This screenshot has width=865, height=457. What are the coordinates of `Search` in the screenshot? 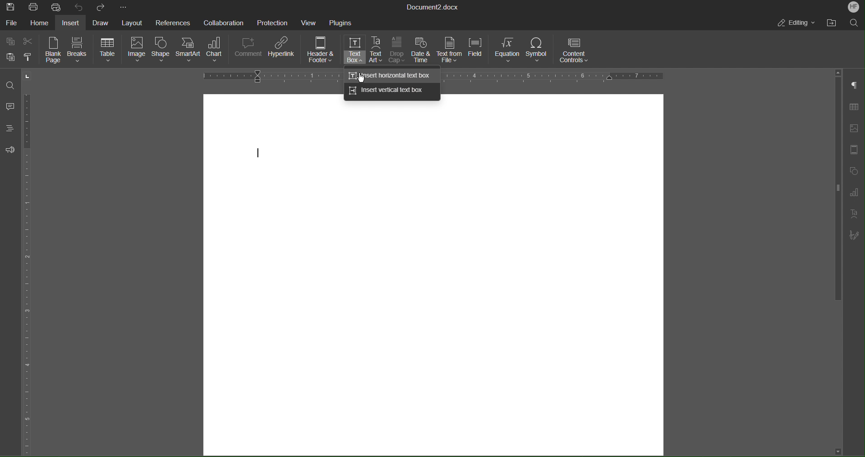 It's located at (854, 23).